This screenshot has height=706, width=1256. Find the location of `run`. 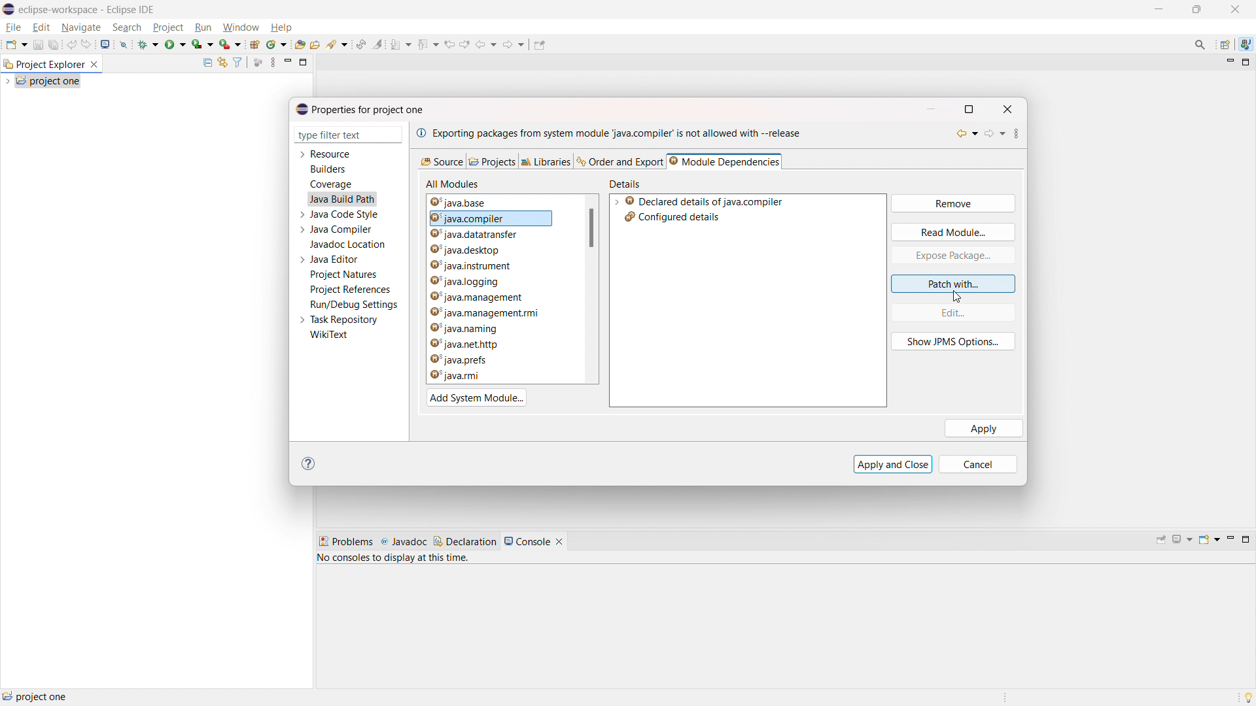

run is located at coordinates (203, 27).